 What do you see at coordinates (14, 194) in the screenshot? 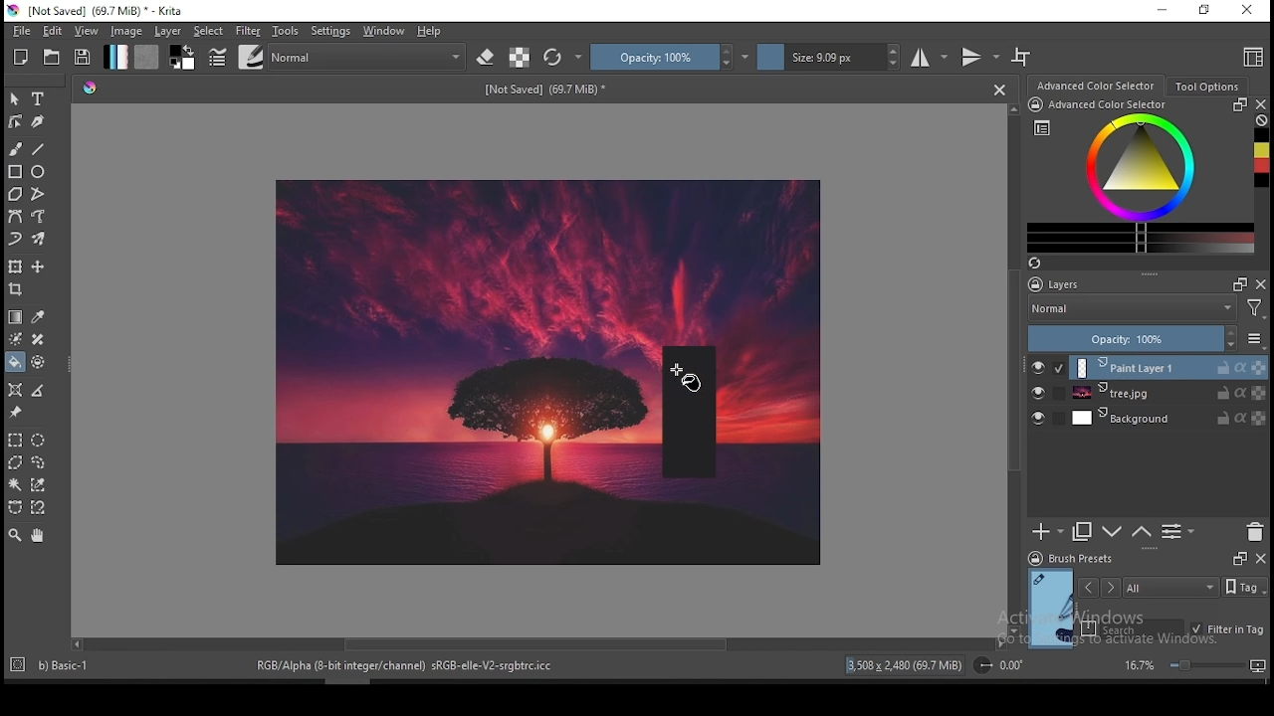
I see `polygon tool` at bounding box center [14, 194].